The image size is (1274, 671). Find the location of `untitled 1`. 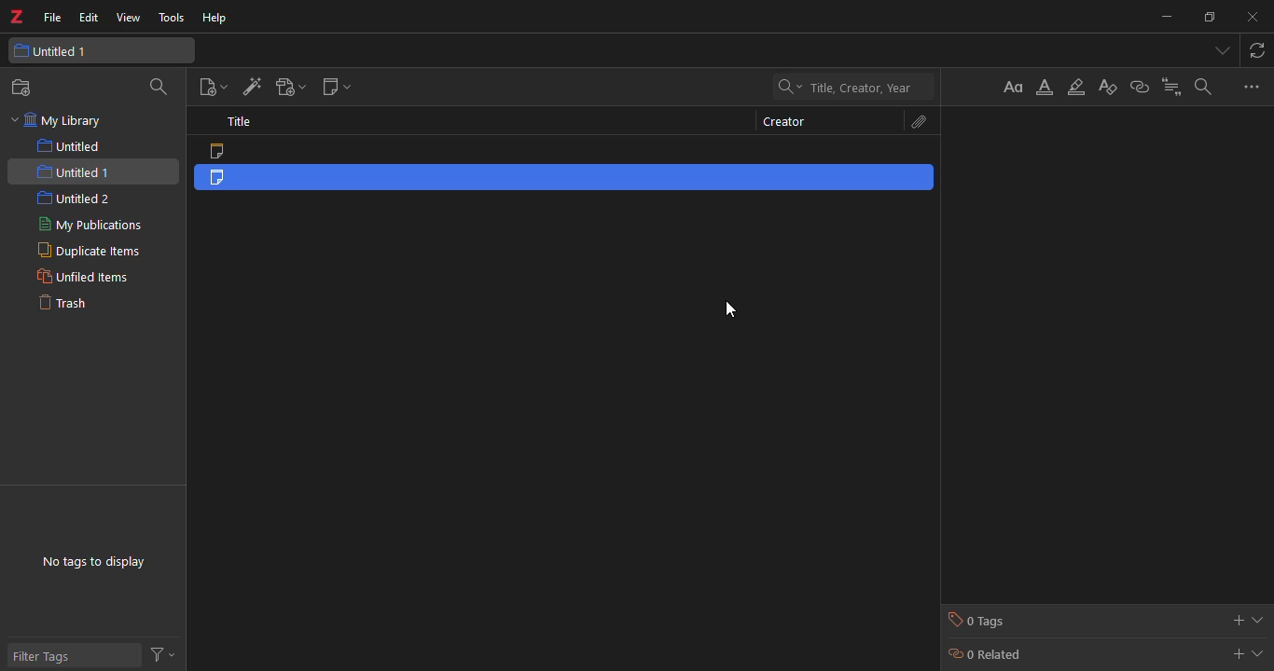

untitled 1 is located at coordinates (73, 174).